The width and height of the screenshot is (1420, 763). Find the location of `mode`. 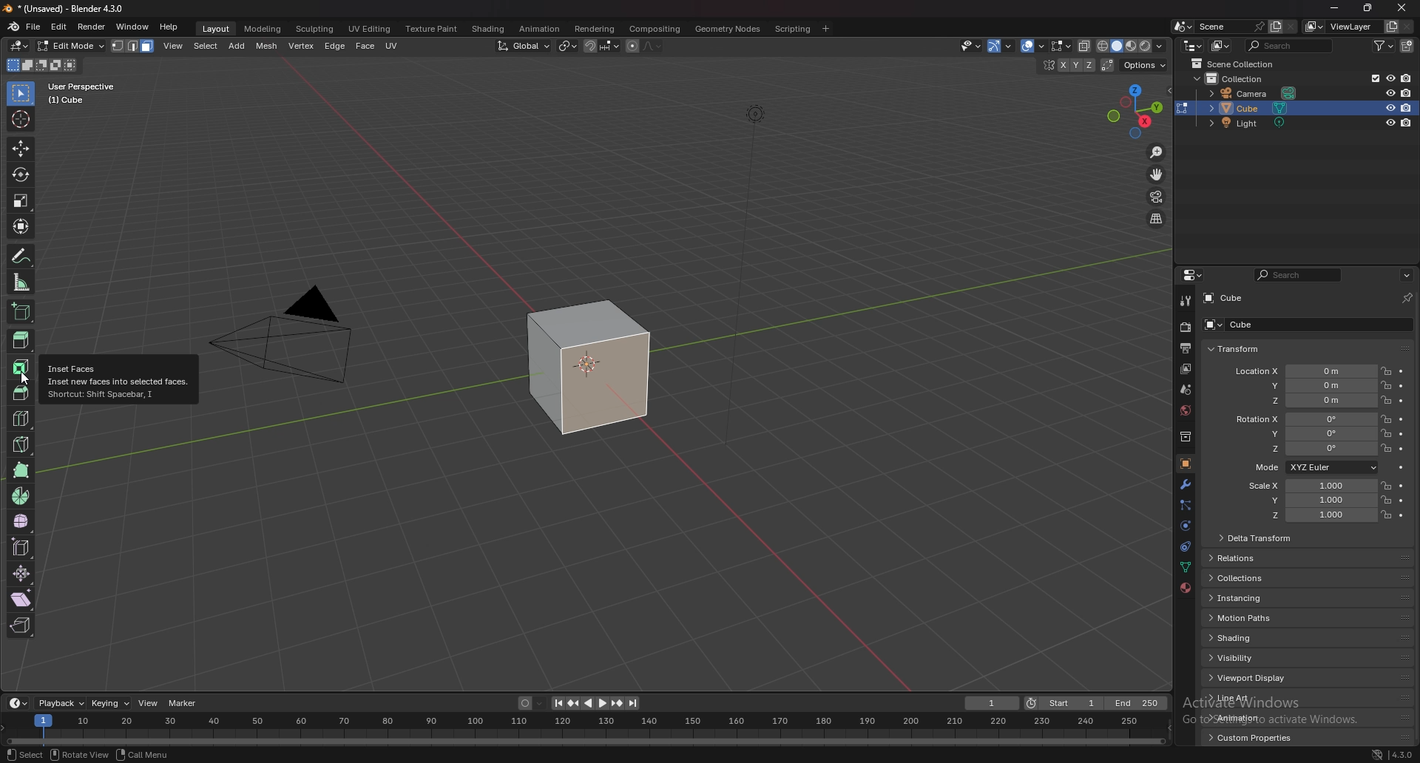

mode is located at coordinates (42, 65).